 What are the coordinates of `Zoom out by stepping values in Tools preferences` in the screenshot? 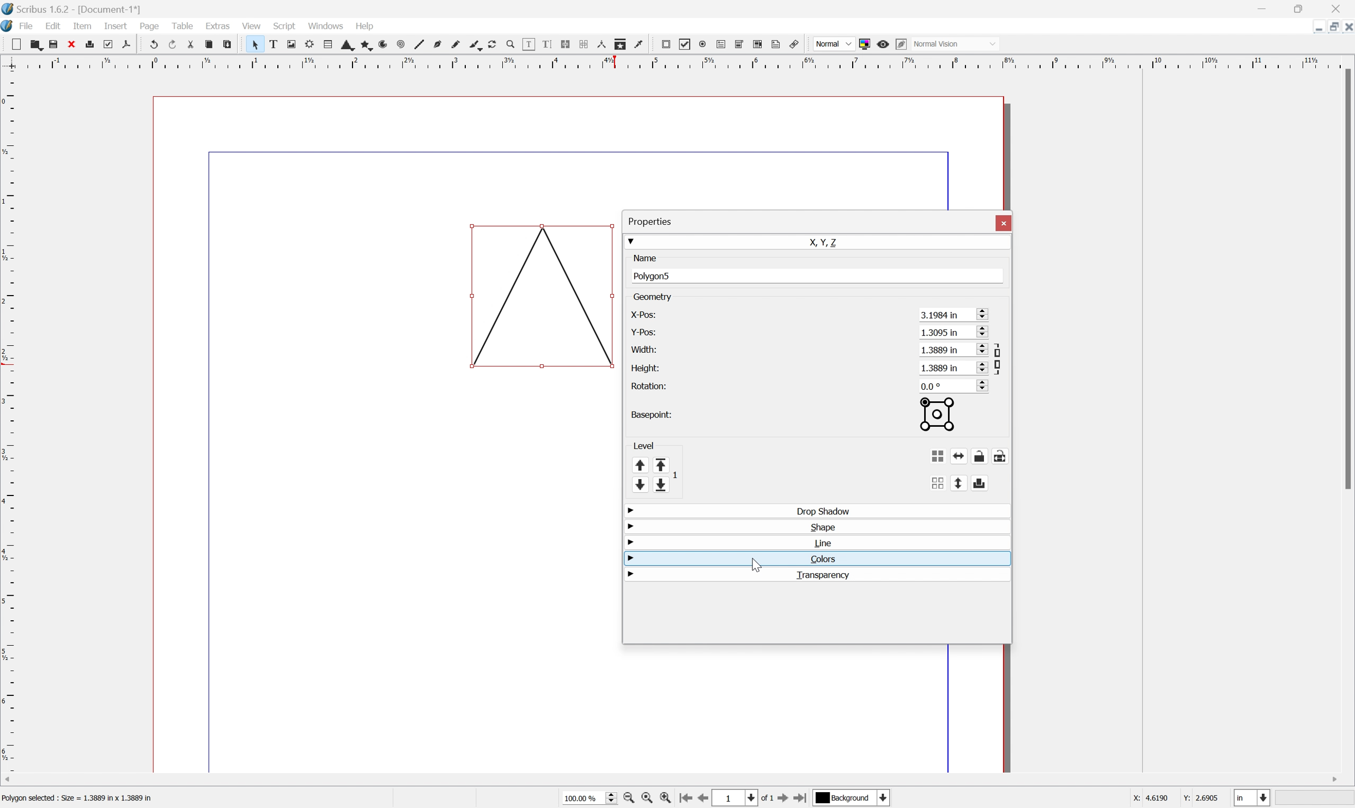 It's located at (629, 799).